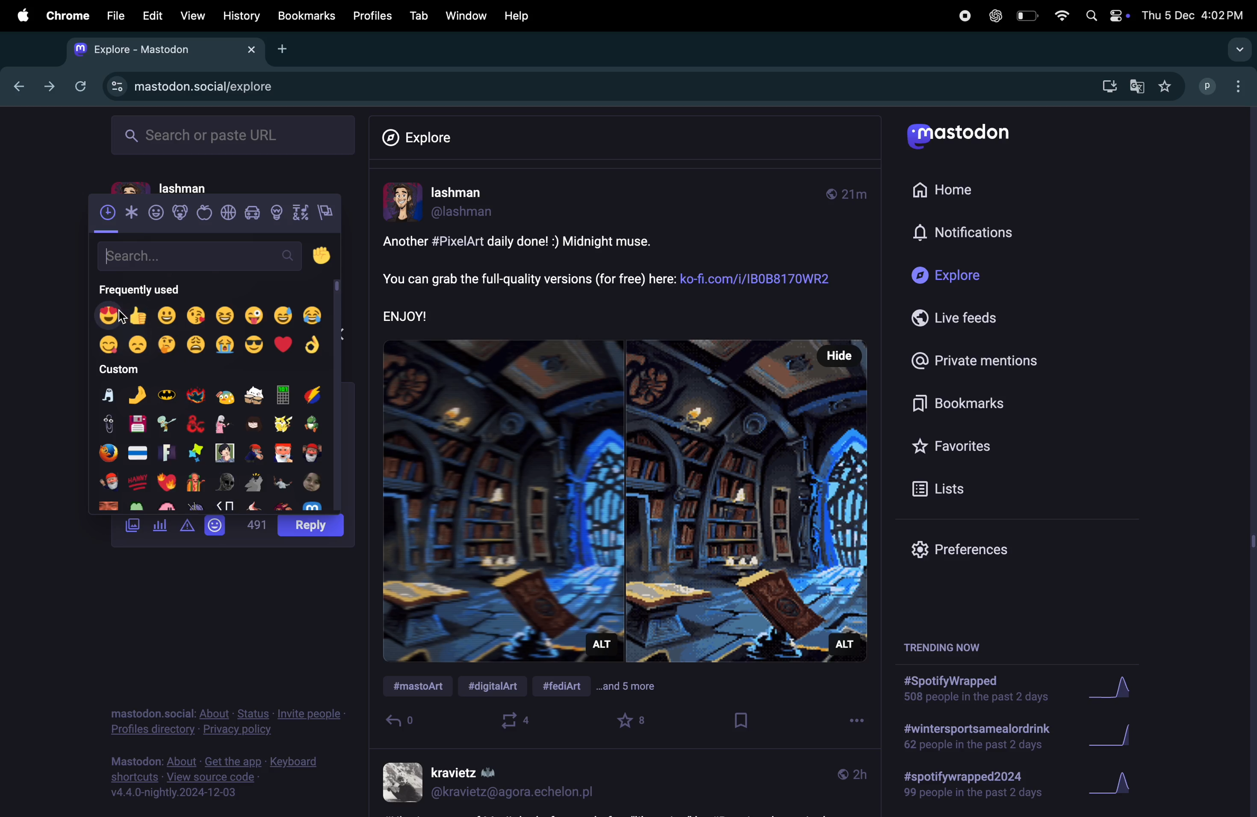  What do you see at coordinates (844, 643) in the screenshot?
I see `Alt description` at bounding box center [844, 643].